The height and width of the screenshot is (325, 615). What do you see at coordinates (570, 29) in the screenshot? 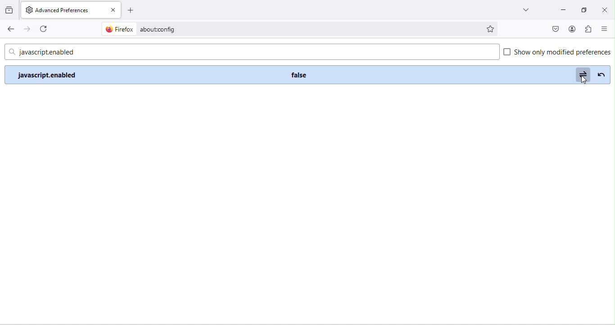
I see `account` at bounding box center [570, 29].